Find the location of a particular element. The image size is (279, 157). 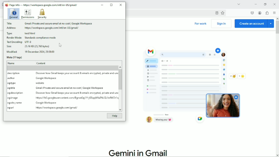

Render mode is located at coordinates (14, 38).